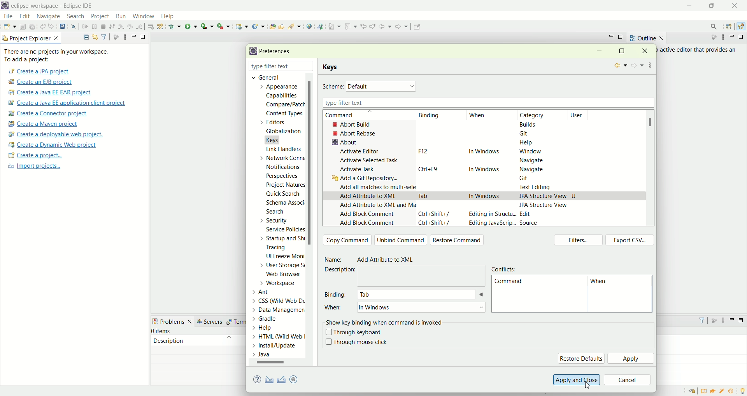 This screenshot has width=747, height=396. I want to click on globalization, so click(283, 132).